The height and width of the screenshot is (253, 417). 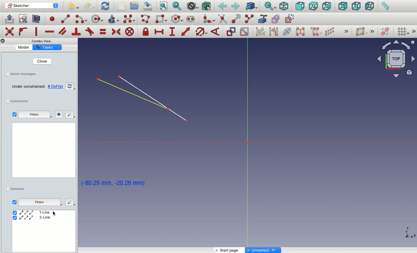 I want to click on New, so click(x=122, y=6).